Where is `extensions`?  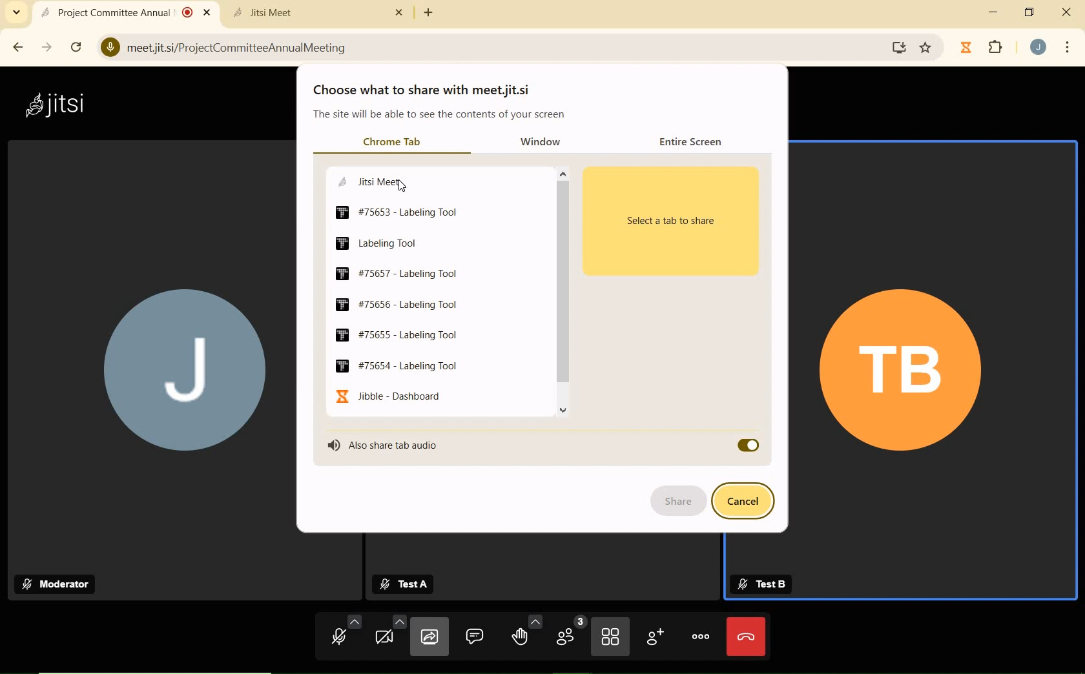 extensions is located at coordinates (997, 48).